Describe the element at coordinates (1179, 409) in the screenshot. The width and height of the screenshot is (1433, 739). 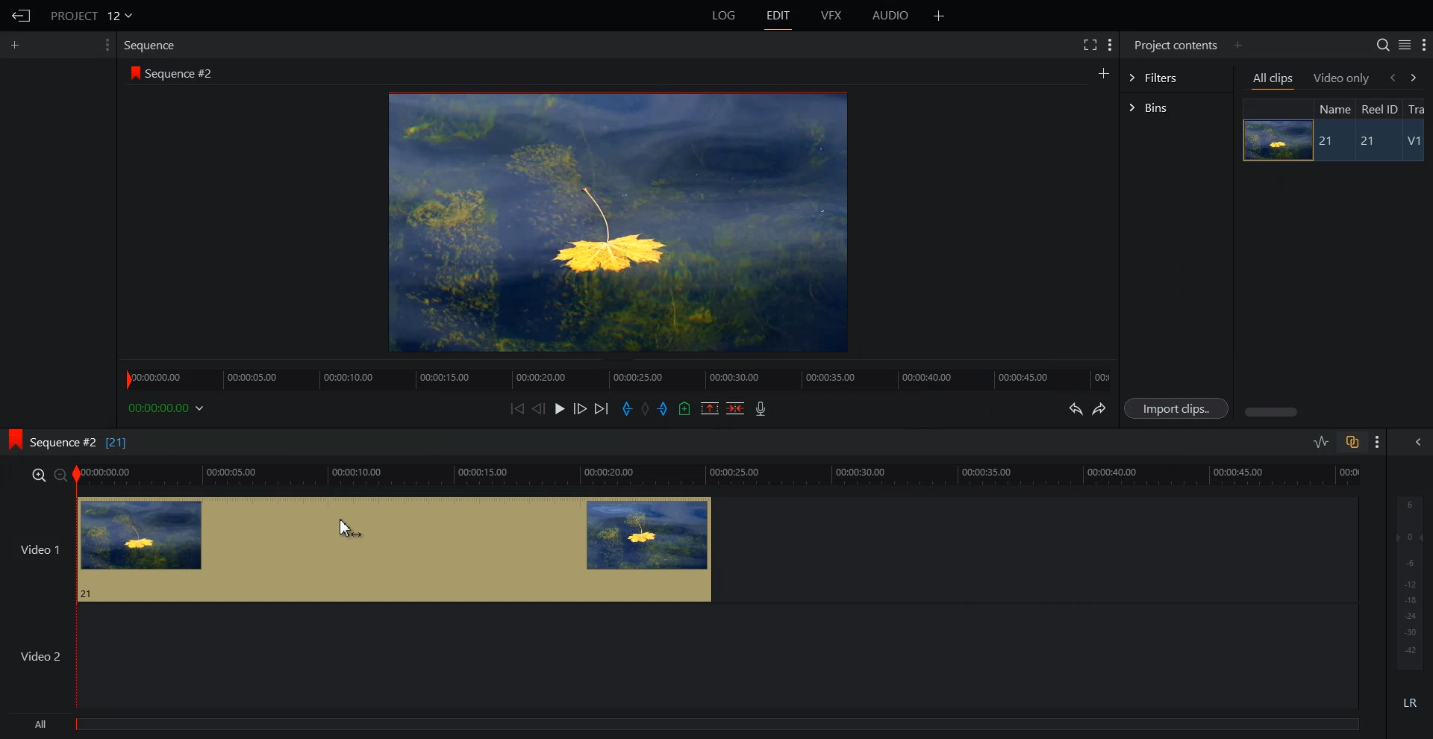
I see `Import clips` at that location.